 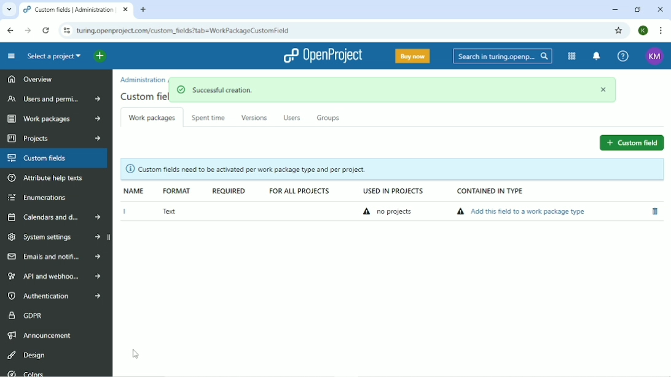 What do you see at coordinates (570, 56) in the screenshot?
I see `Modules` at bounding box center [570, 56].